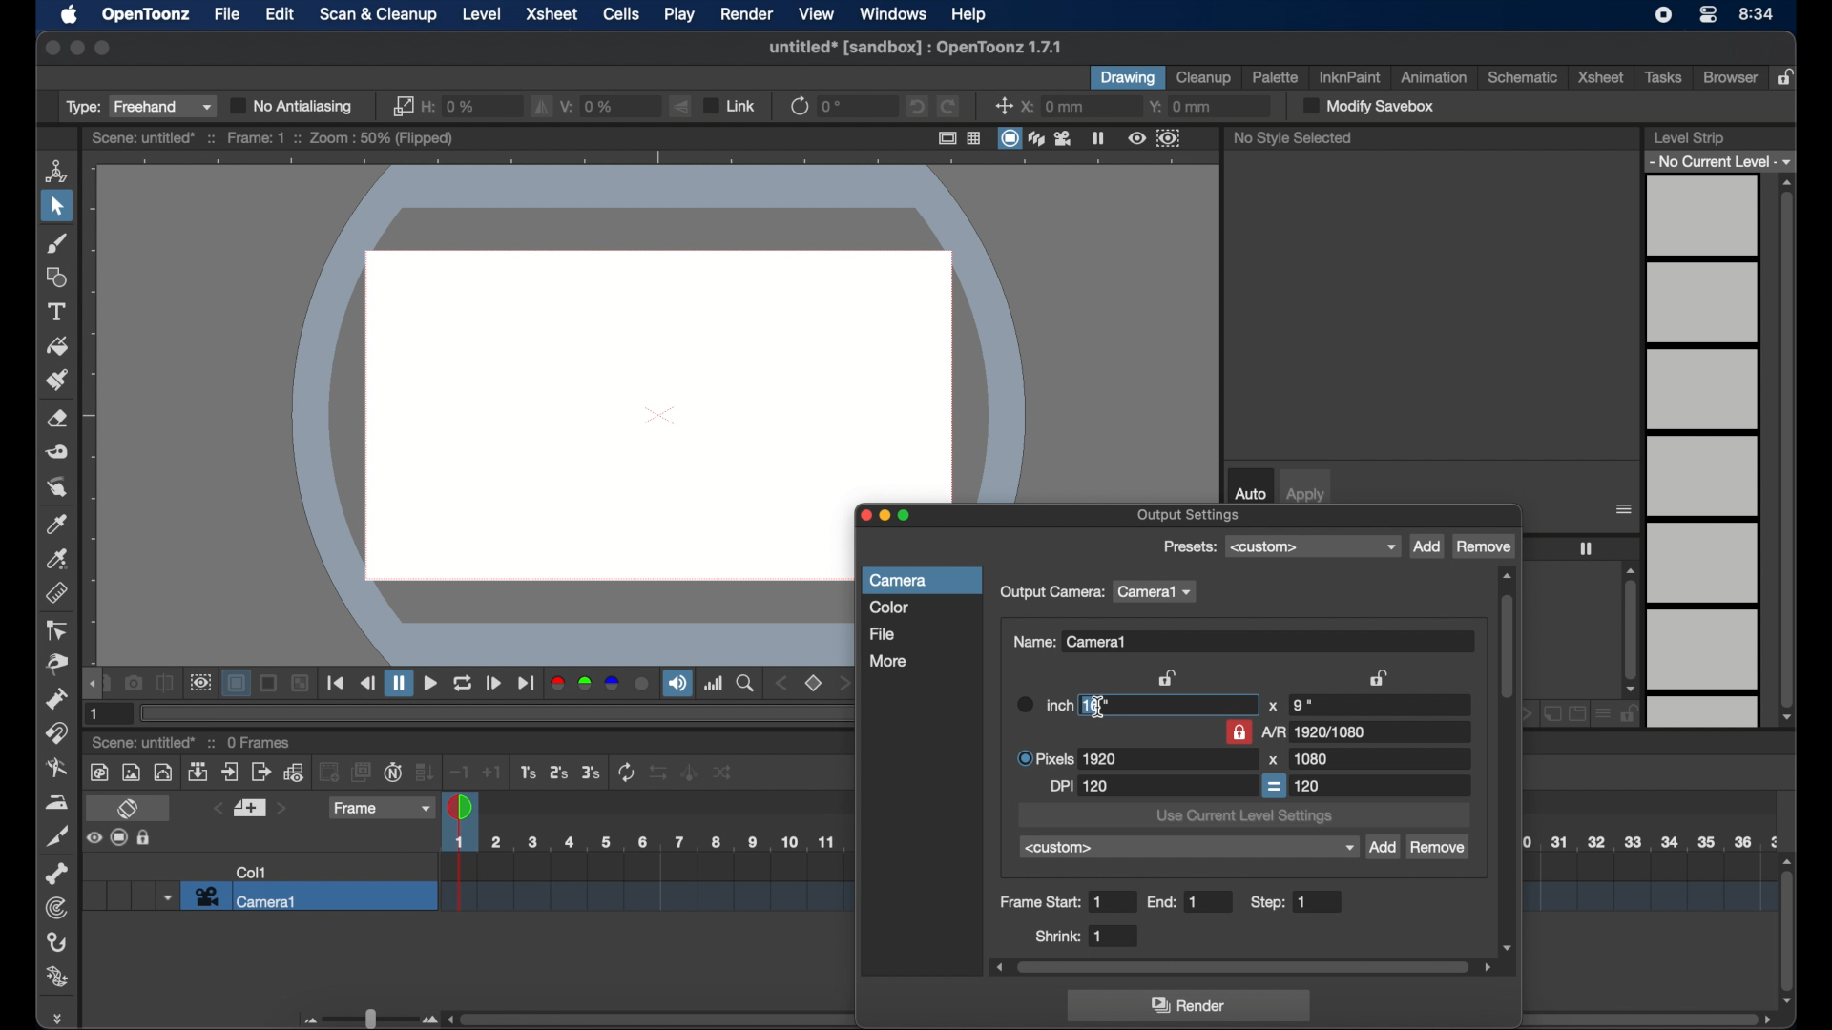 The height and width of the screenshot is (1030, 1832). Describe the element at coordinates (1649, 880) in the screenshot. I see `scene scale` at that location.